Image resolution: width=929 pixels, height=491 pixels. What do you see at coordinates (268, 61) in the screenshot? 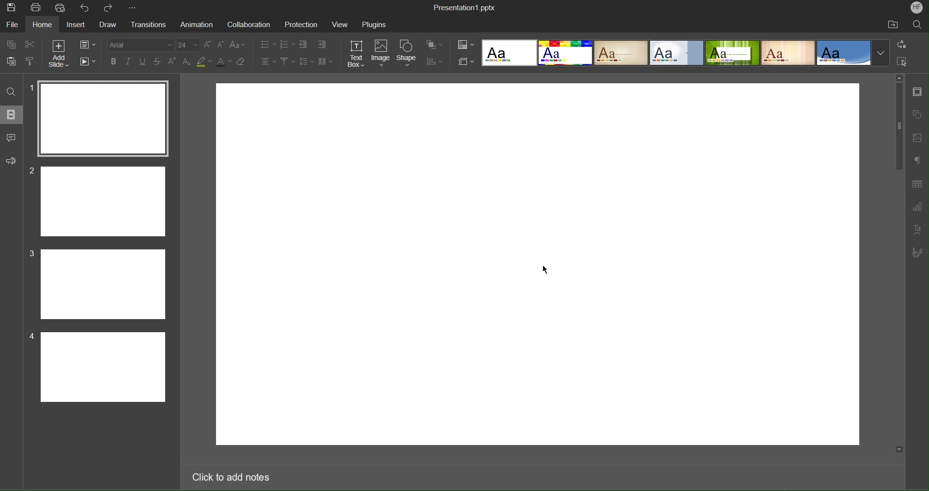
I see `Text Alignment` at bounding box center [268, 61].